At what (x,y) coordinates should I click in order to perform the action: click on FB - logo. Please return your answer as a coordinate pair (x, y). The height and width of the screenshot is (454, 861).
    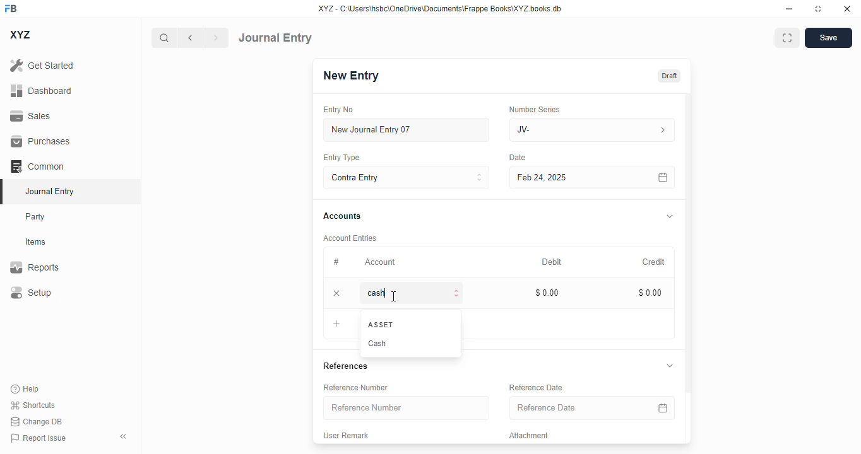
    Looking at the image, I should click on (11, 8).